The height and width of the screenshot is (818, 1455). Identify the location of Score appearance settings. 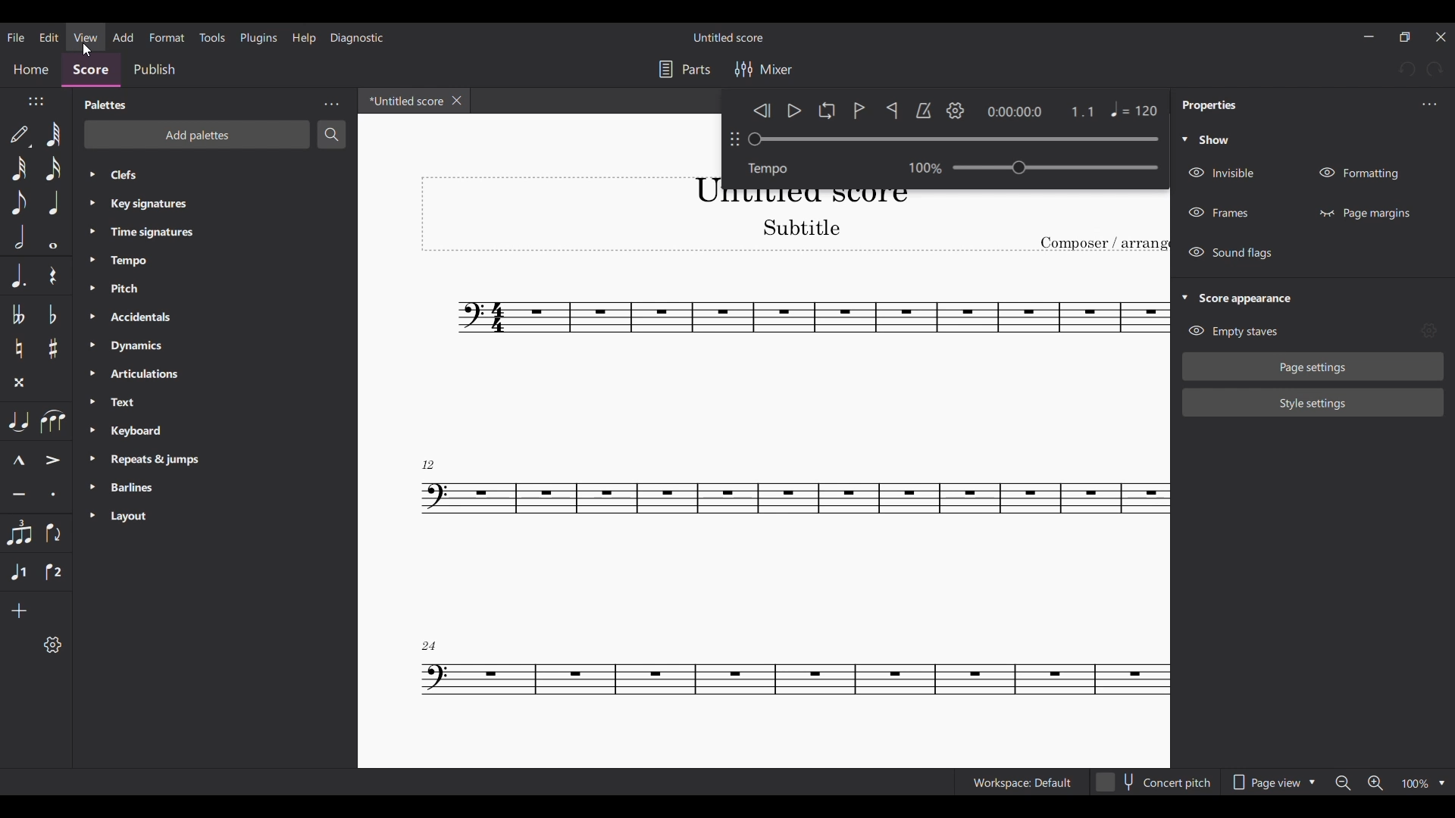
(1428, 329).